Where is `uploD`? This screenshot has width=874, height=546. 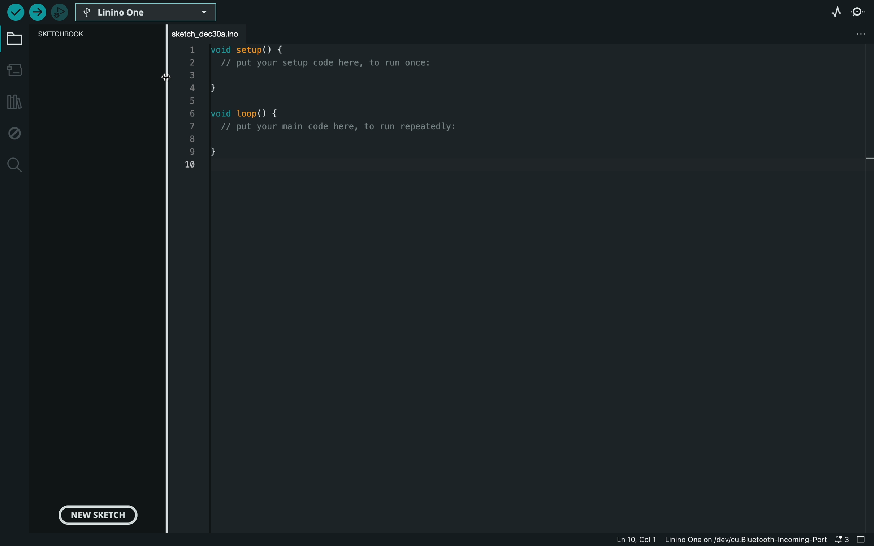 uploD is located at coordinates (16, 12).